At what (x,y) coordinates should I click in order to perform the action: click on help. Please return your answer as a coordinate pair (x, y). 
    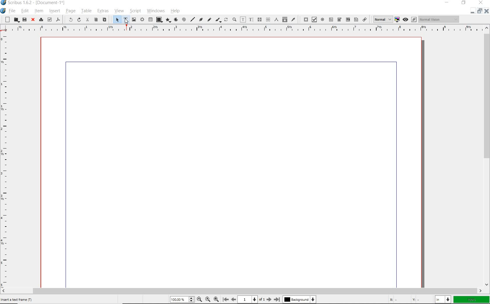
    Looking at the image, I should click on (175, 12).